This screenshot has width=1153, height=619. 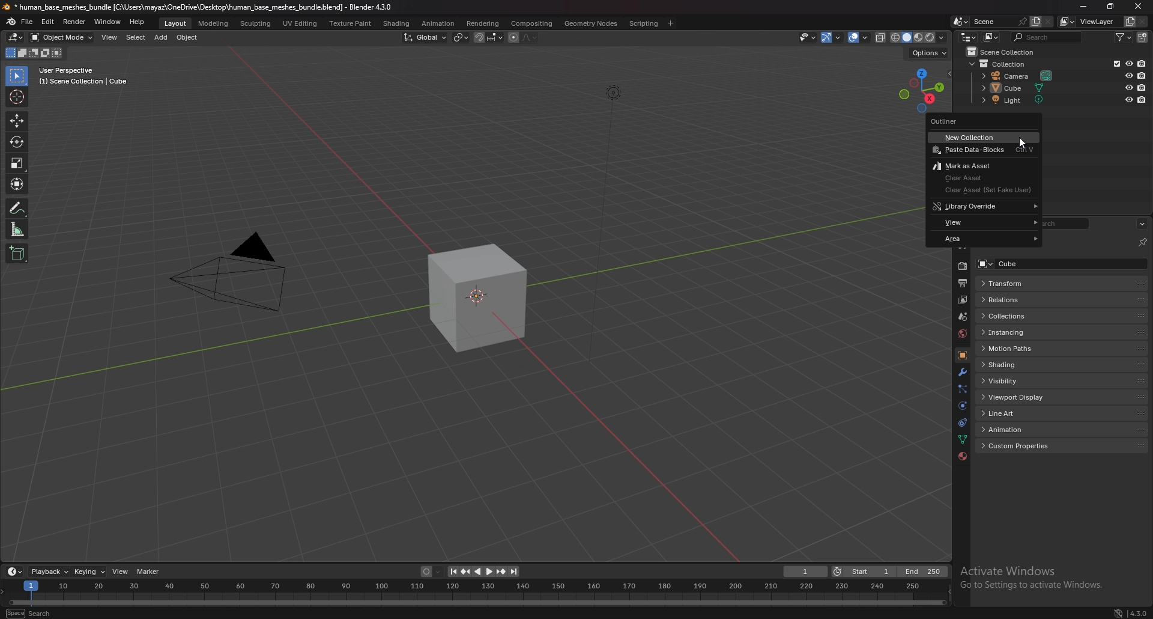 I want to click on object, so click(x=188, y=37).